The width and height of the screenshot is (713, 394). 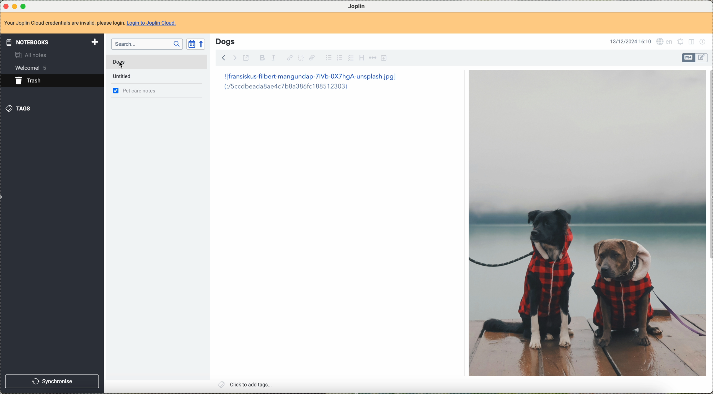 What do you see at coordinates (5, 5) in the screenshot?
I see `close program` at bounding box center [5, 5].